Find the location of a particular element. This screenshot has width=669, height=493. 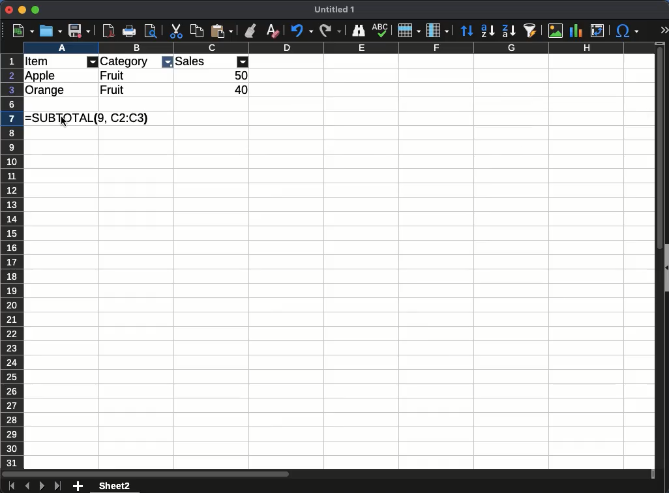

finder is located at coordinates (359, 31).